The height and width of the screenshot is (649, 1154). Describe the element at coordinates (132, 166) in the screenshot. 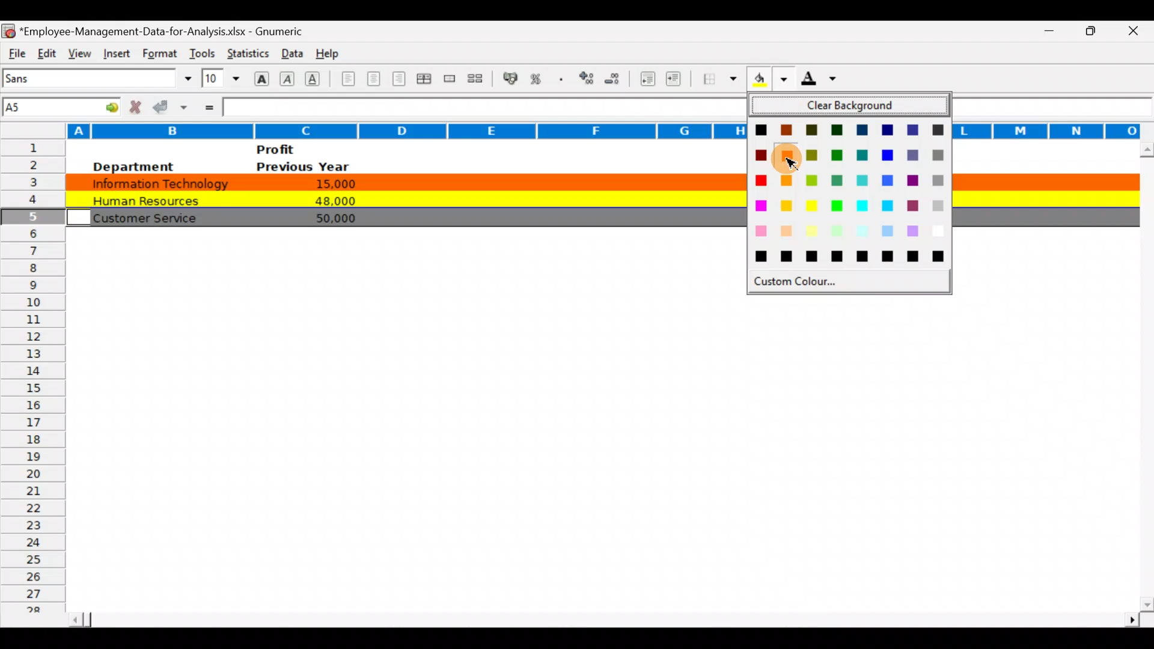

I see `Department` at that location.